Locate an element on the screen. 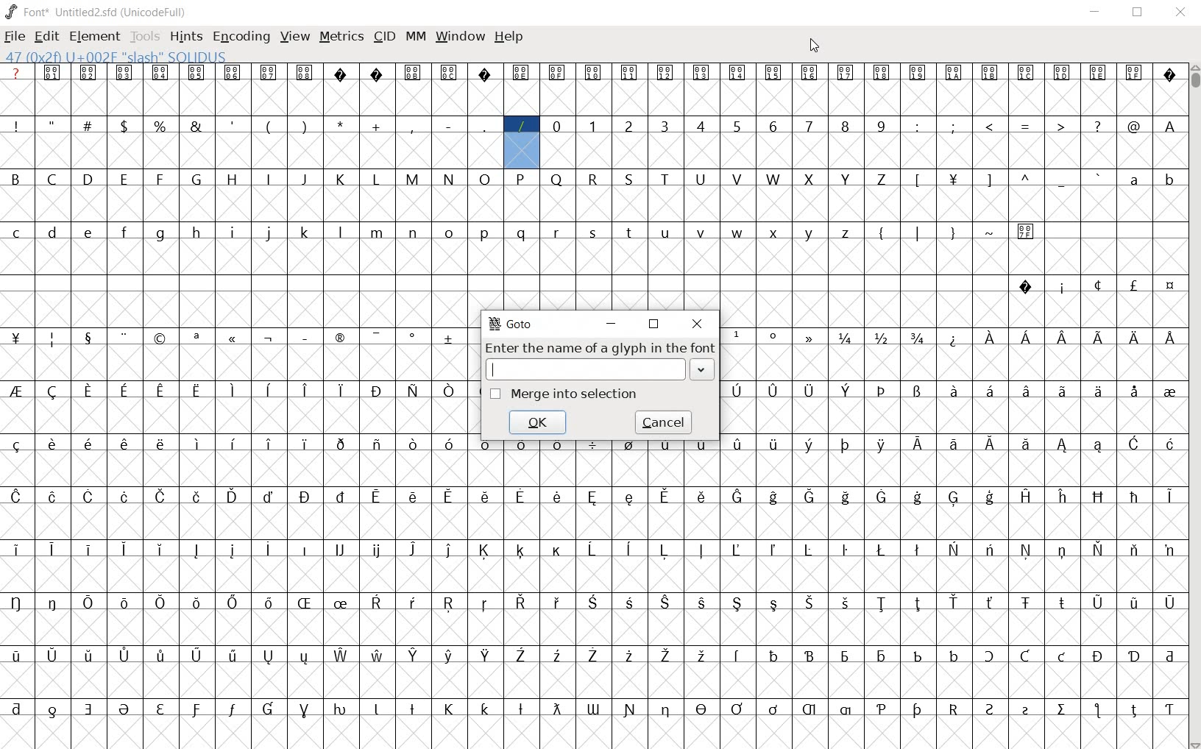 The image size is (1201, 749). glyph is located at coordinates (1170, 77).